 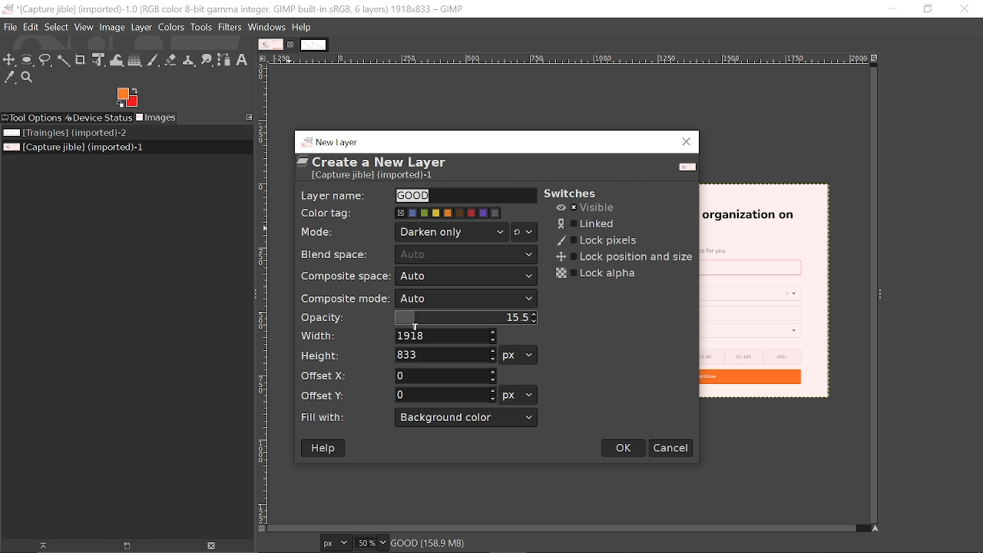 What do you see at coordinates (624, 449) in the screenshot?
I see `Ok` at bounding box center [624, 449].